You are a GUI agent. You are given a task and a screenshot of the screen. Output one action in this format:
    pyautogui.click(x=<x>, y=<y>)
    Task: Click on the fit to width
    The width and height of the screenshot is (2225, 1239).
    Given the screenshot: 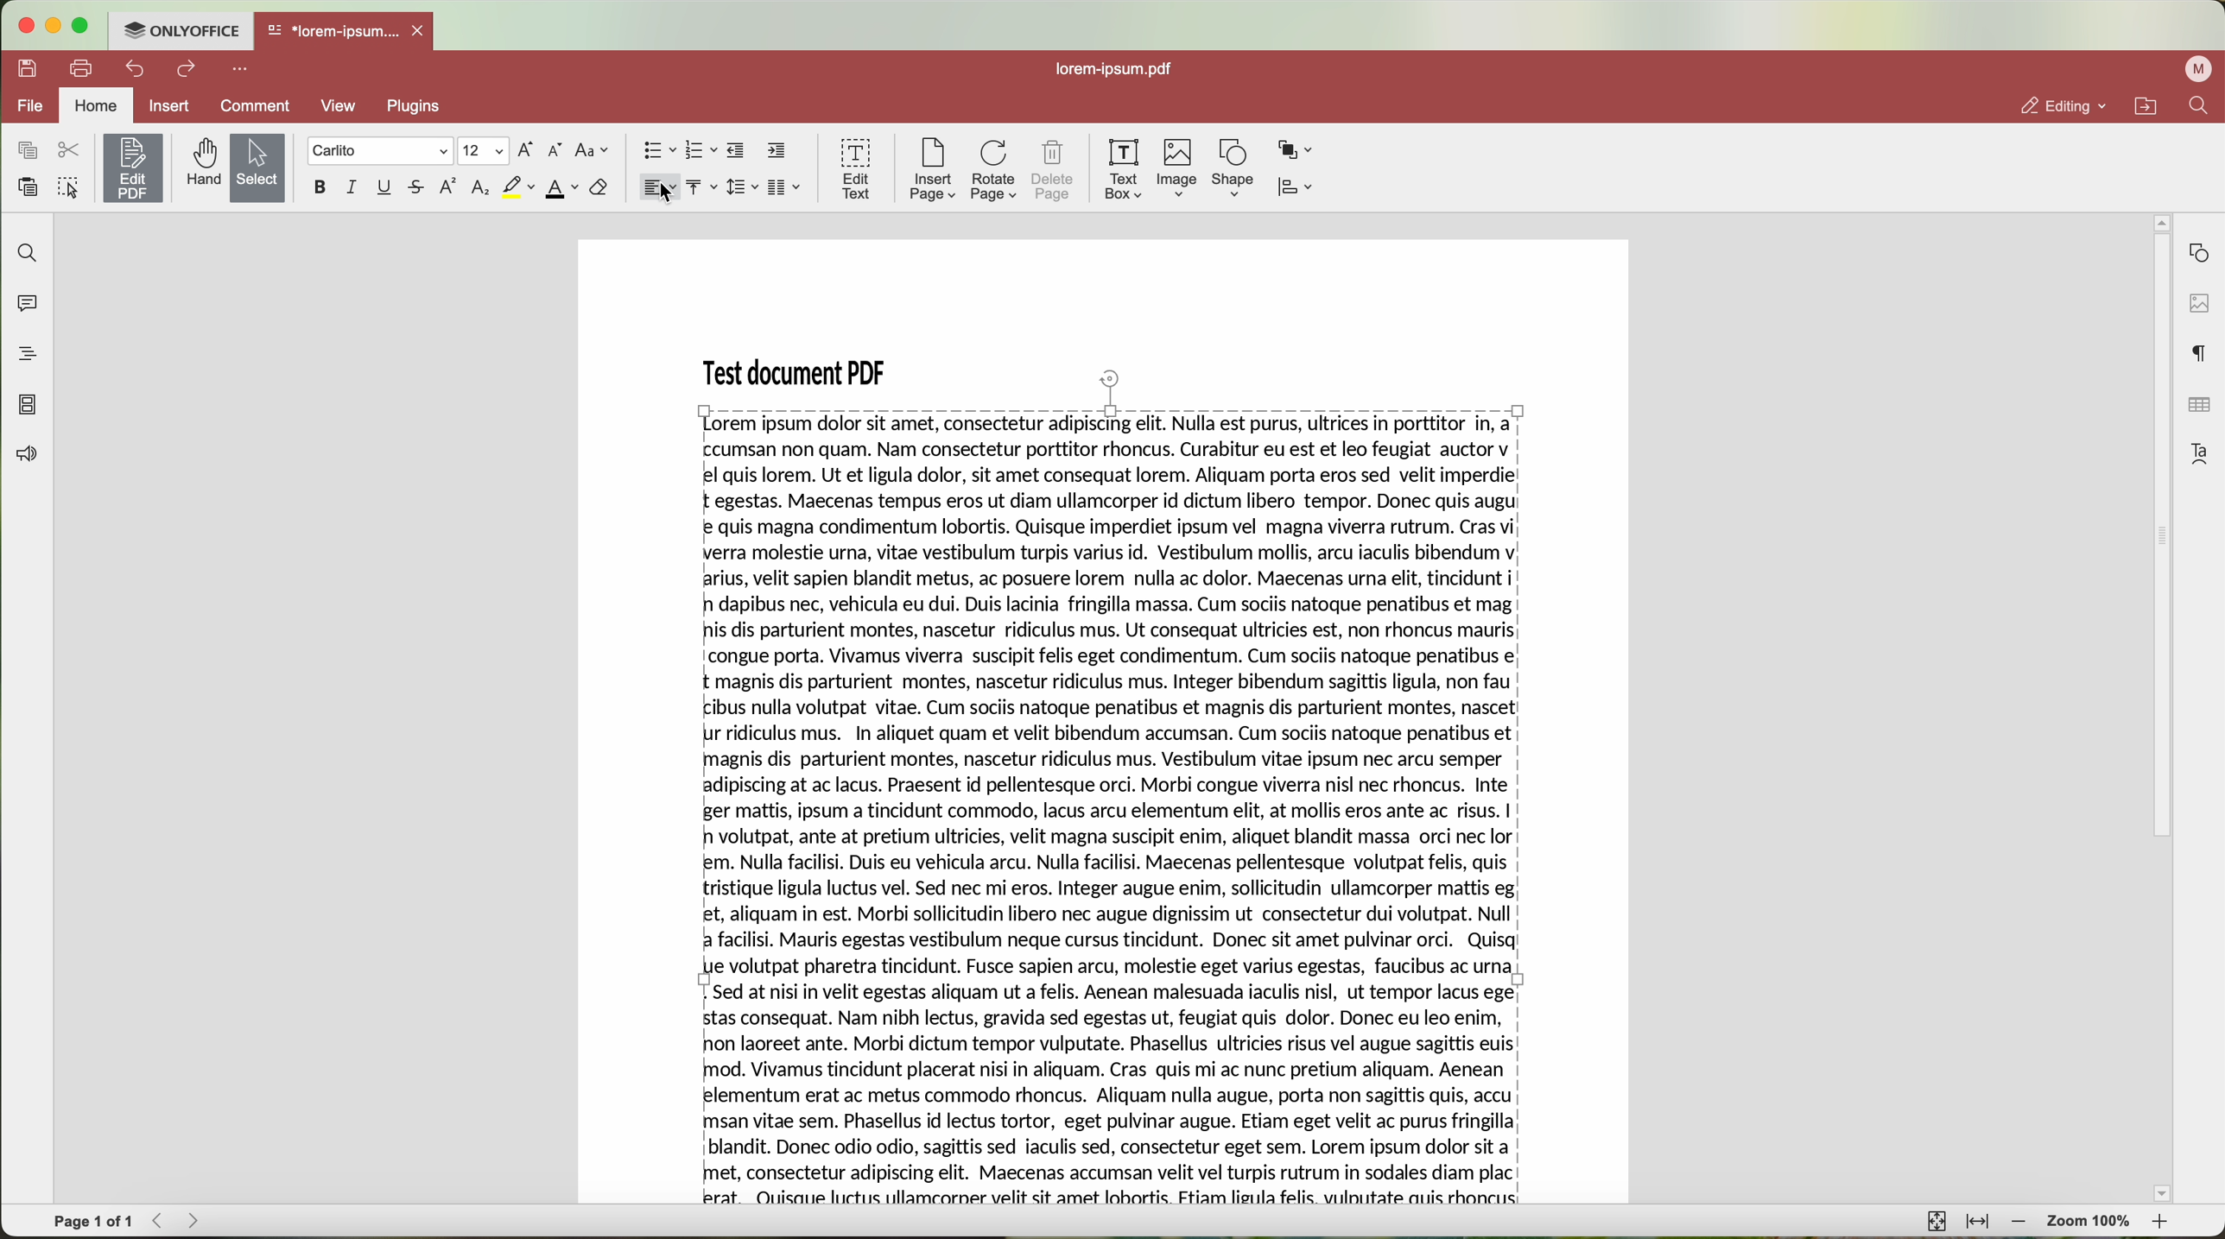 What is the action you would take?
    pyautogui.click(x=1979, y=1222)
    